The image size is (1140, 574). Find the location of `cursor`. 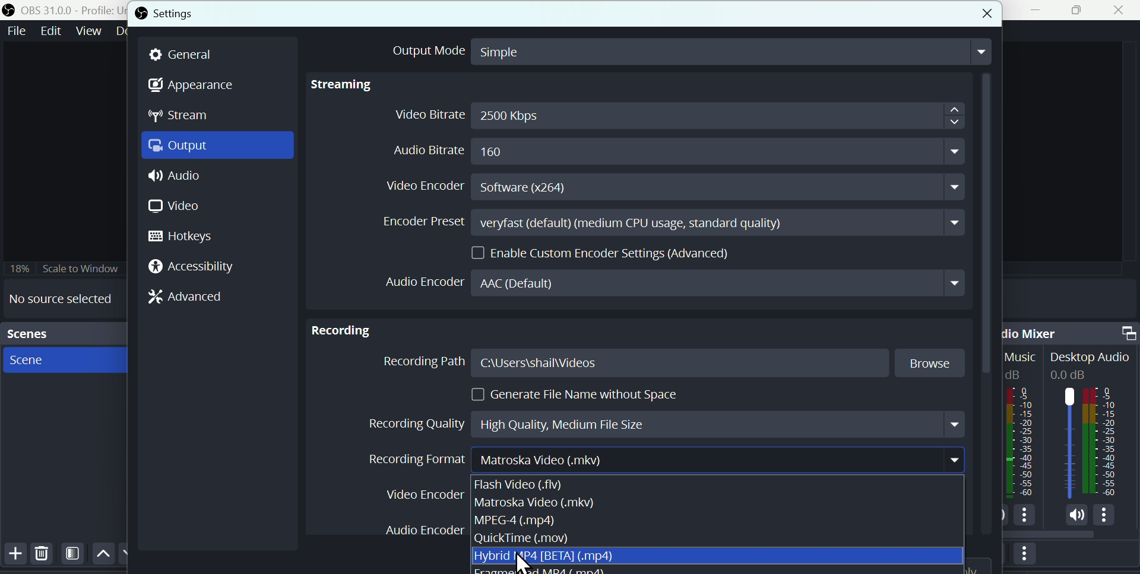

cursor is located at coordinates (523, 563).